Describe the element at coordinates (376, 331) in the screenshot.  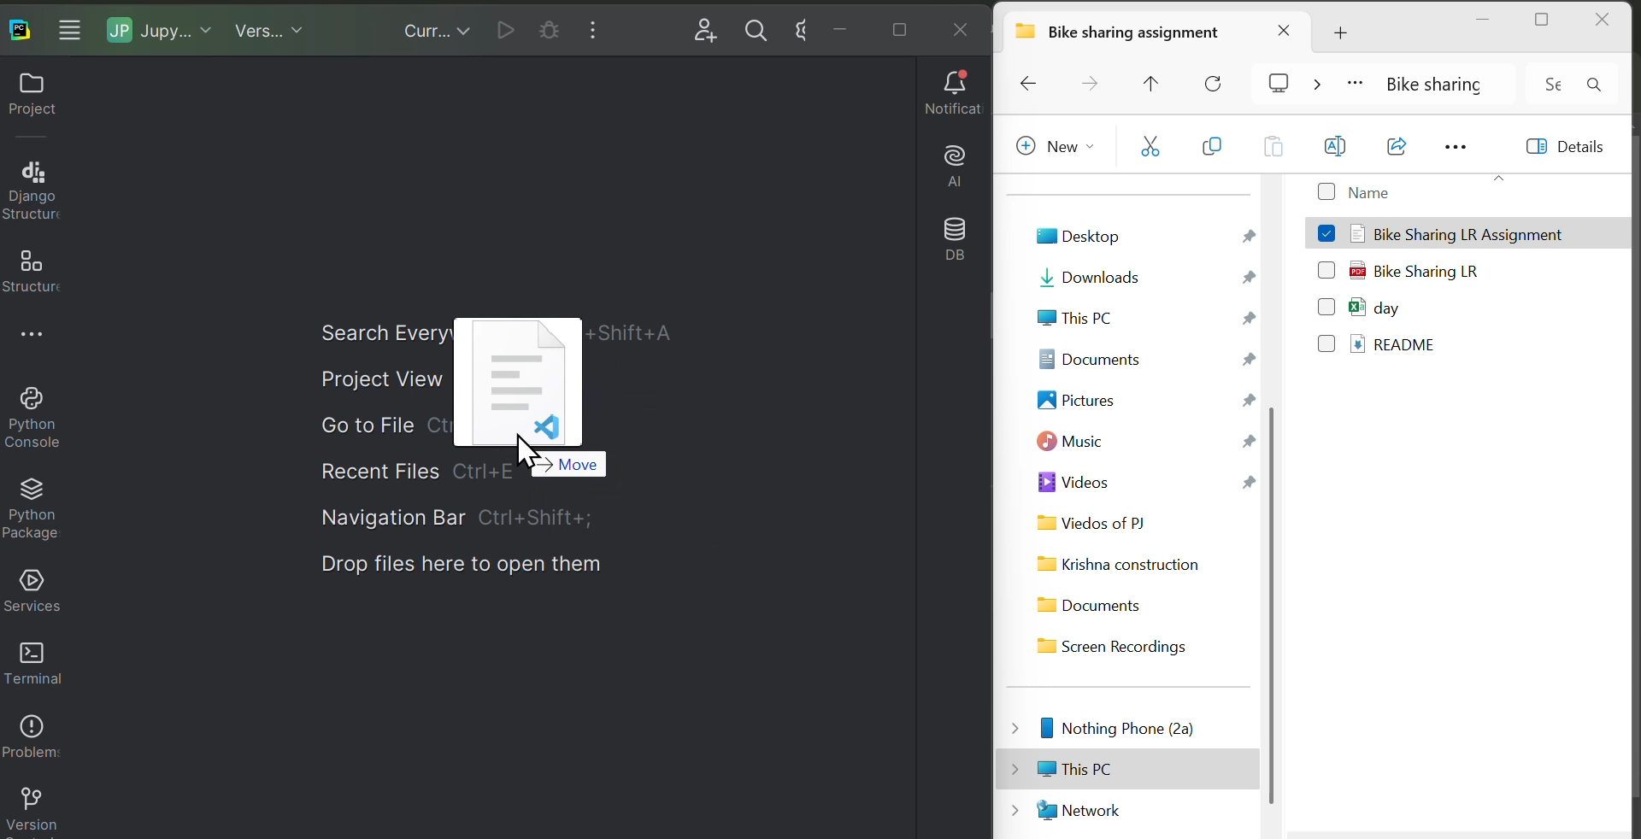
I see `Search everywhere` at that location.